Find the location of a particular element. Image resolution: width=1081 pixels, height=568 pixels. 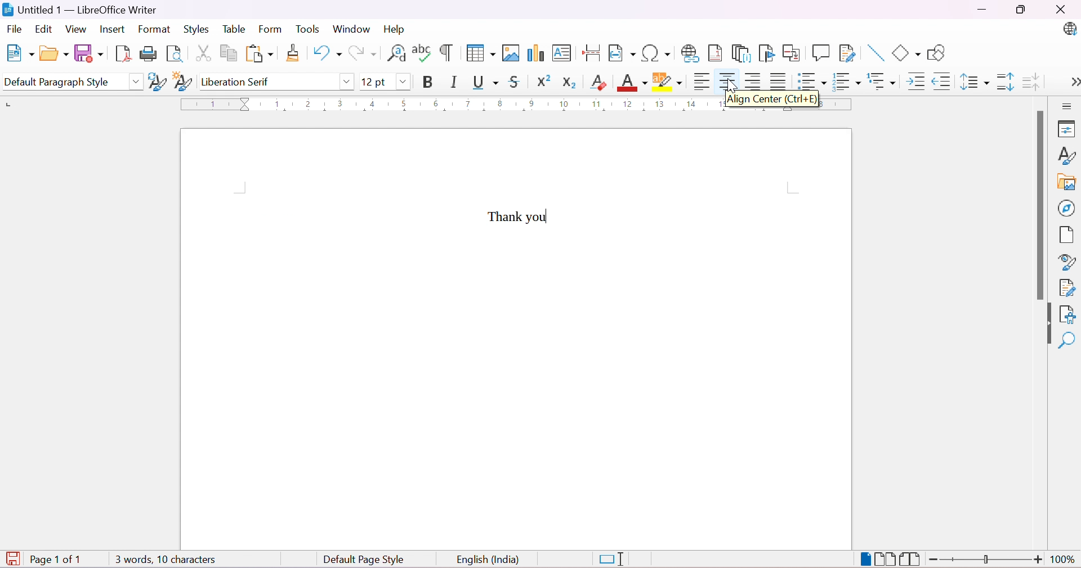

Font Color is located at coordinates (631, 82).